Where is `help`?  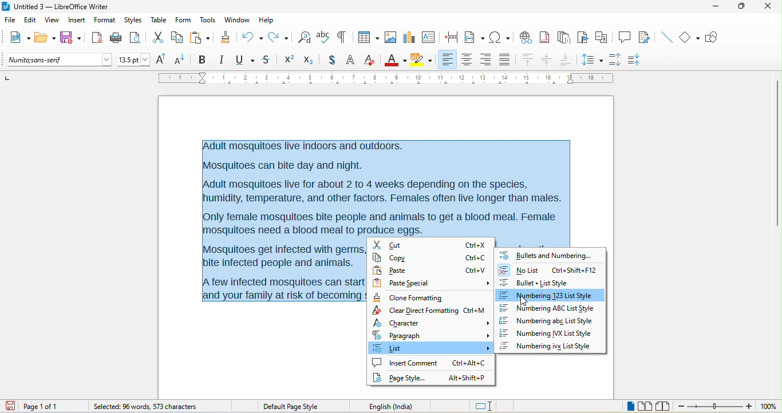
help is located at coordinates (268, 19).